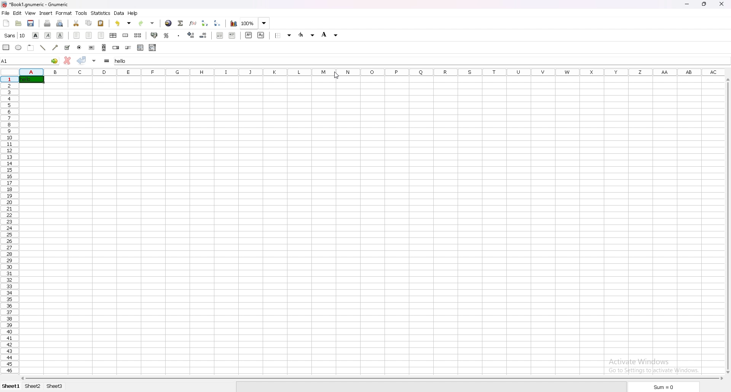 This screenshot has height=392, width=731. Describe the element at coordinates (193, 23) in the screenshot. I see `function` at that location.